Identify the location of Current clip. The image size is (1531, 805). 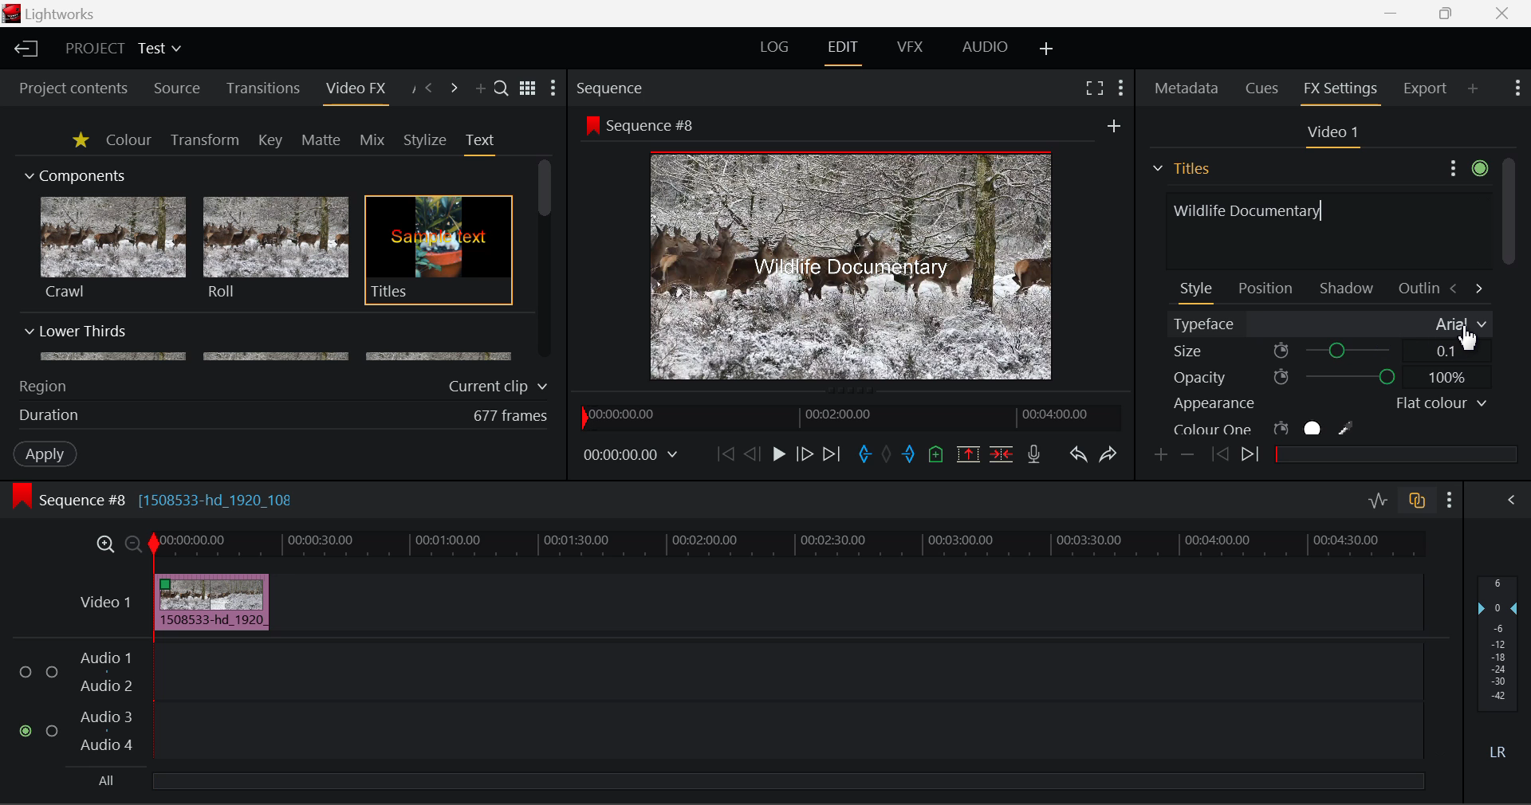
(502, 387).